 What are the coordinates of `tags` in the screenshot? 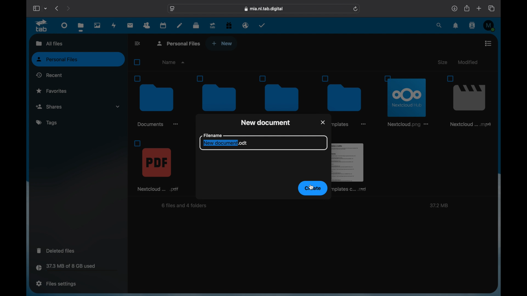 It's located at (47, 123).